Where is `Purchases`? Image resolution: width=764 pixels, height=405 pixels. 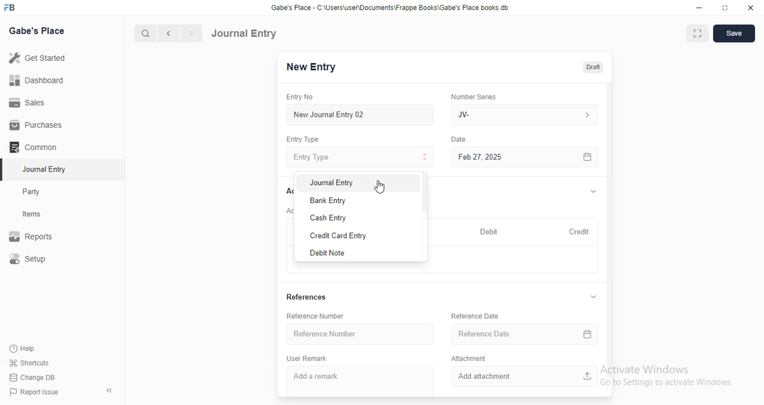
Purchases is located at coordinates (33, 124).